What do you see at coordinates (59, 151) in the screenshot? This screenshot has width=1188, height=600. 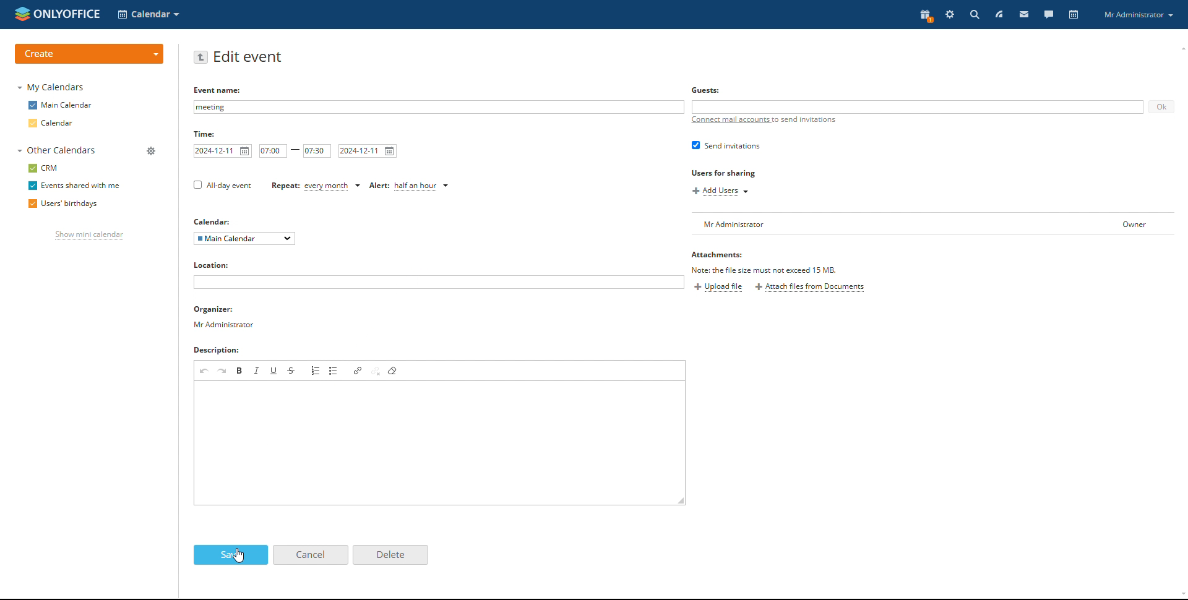 I see `other calendars` at bounding box center [59, 151].